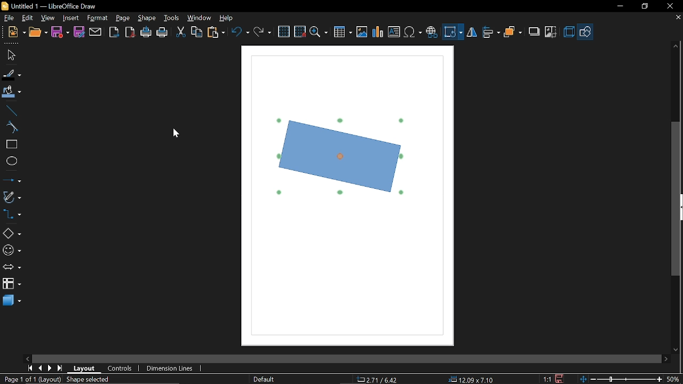 This screenshot has width=683, height=384. Describe the element at coordinates (11, 285) in the screenshot. I see `flowchart` at that location.